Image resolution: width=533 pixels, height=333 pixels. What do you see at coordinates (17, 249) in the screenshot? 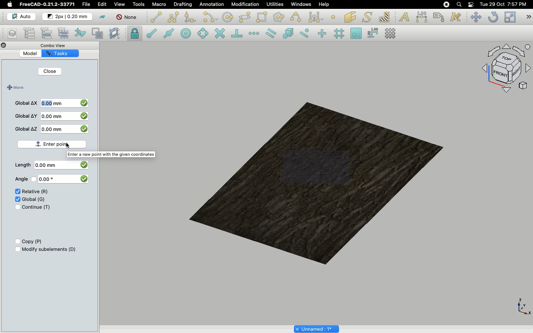
I see `Checkbox` at bounding box center [17, 249].